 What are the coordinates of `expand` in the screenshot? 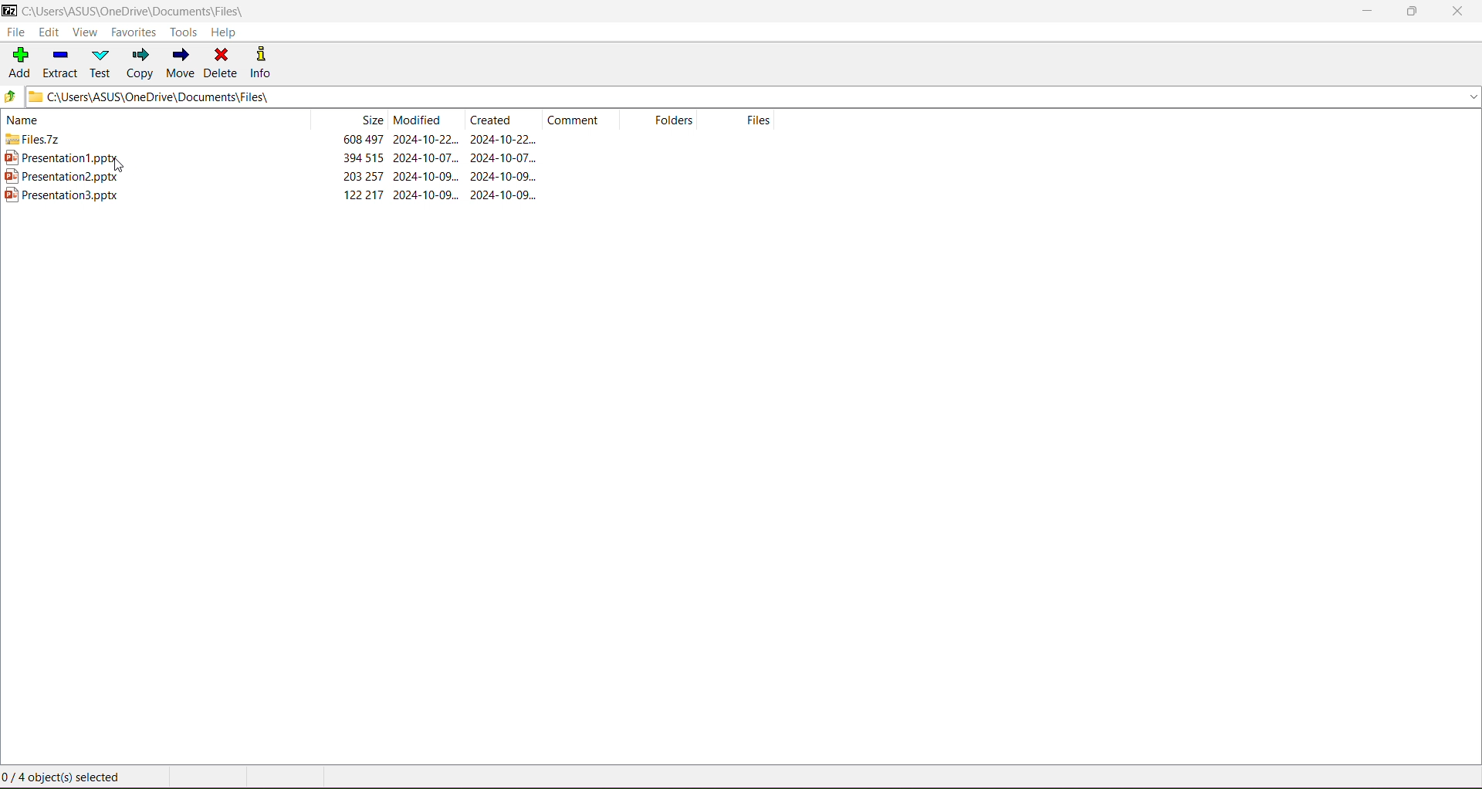 It's located at (1473, 97).